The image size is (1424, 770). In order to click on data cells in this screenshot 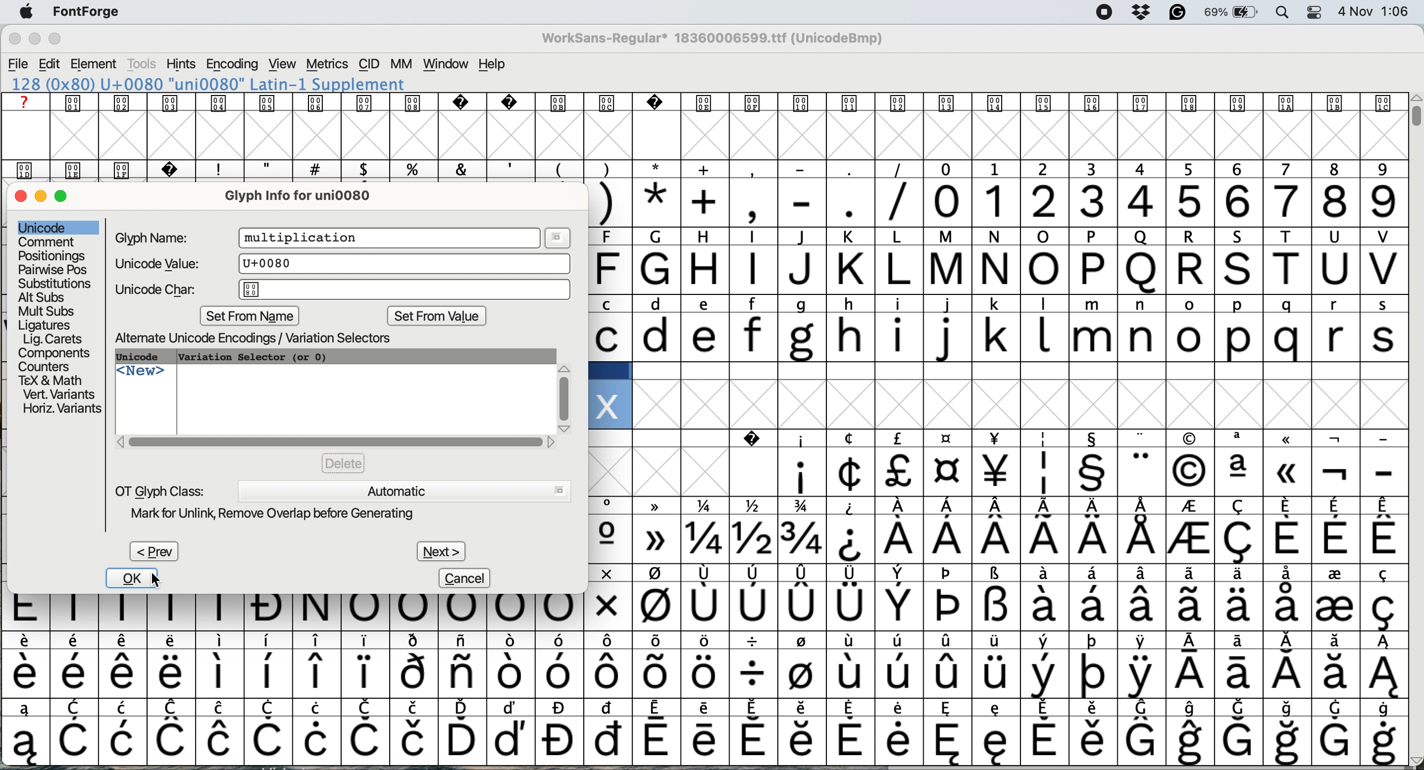, I will do `click(1000, 371)`.